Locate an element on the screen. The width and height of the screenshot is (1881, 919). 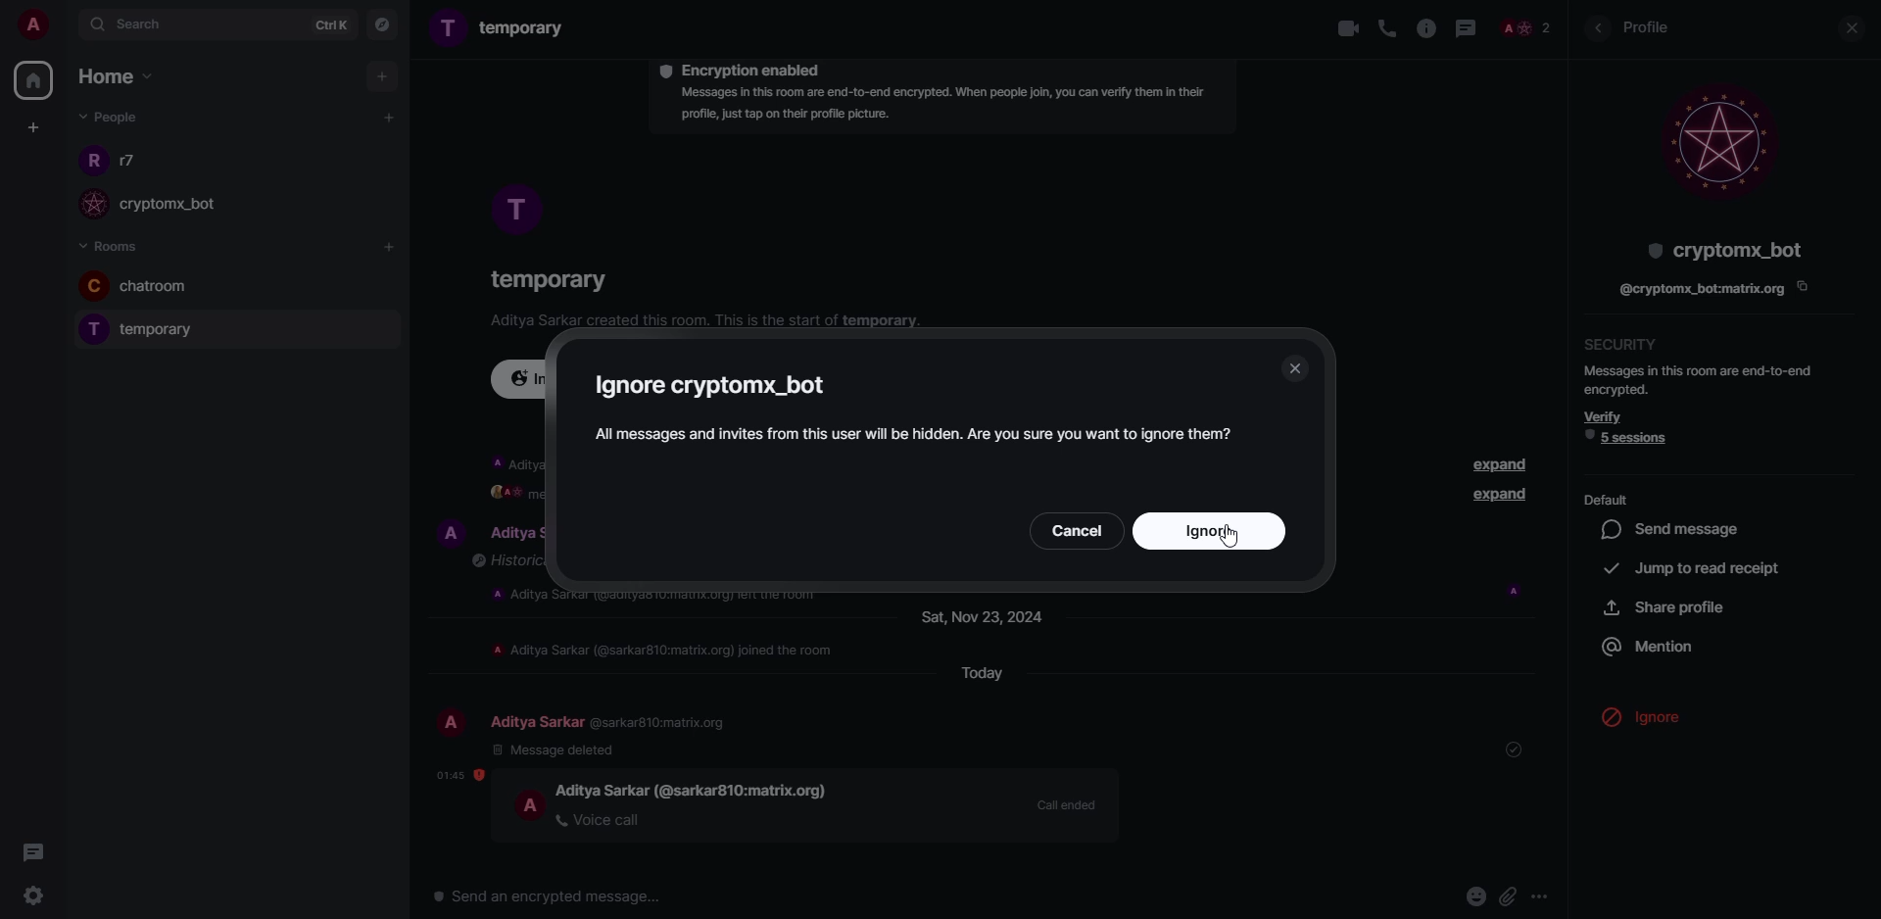
profile is located at coordinates (531, 804).